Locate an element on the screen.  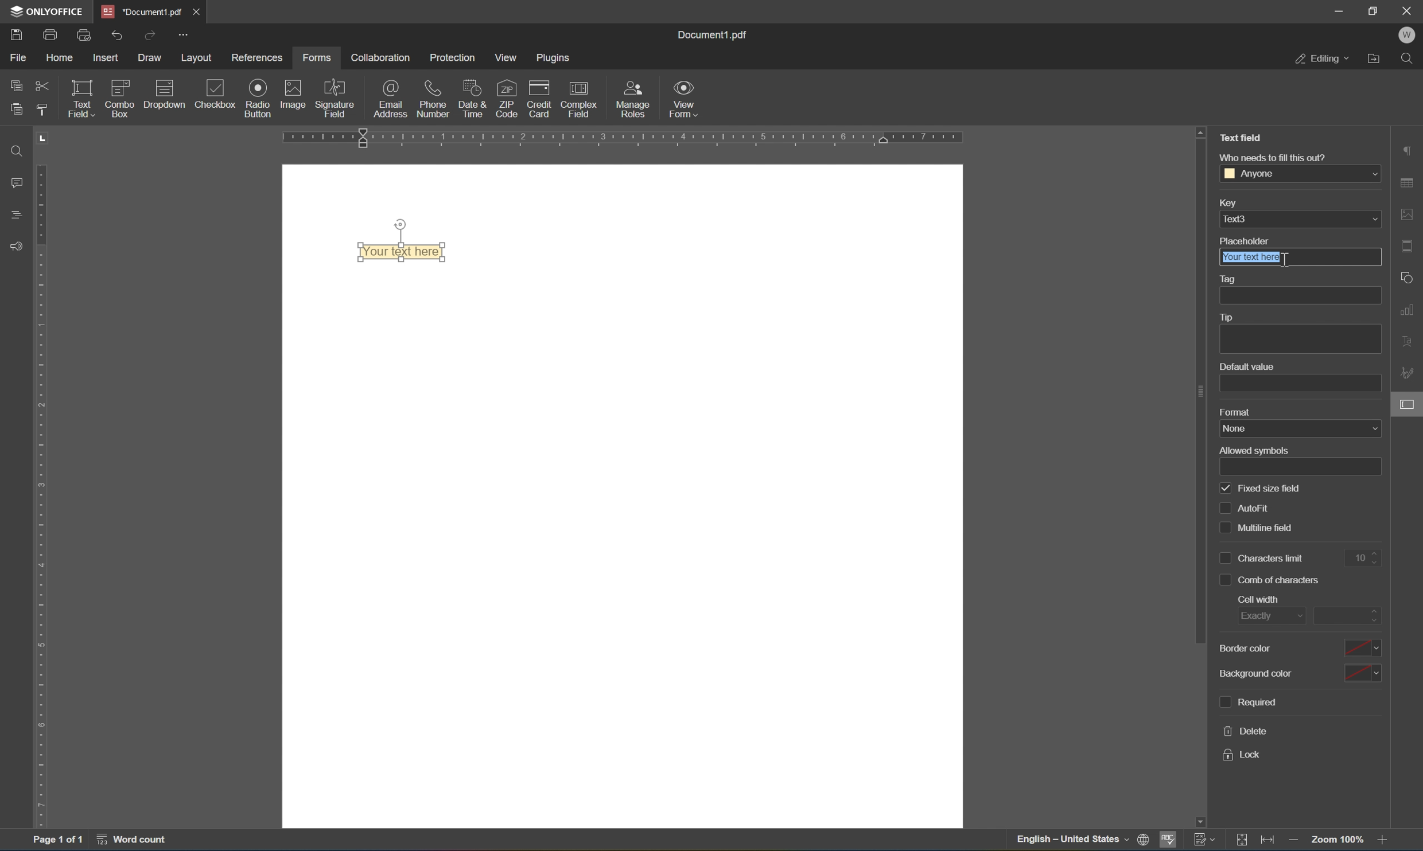
date & time is located at coordinates (471, 97).